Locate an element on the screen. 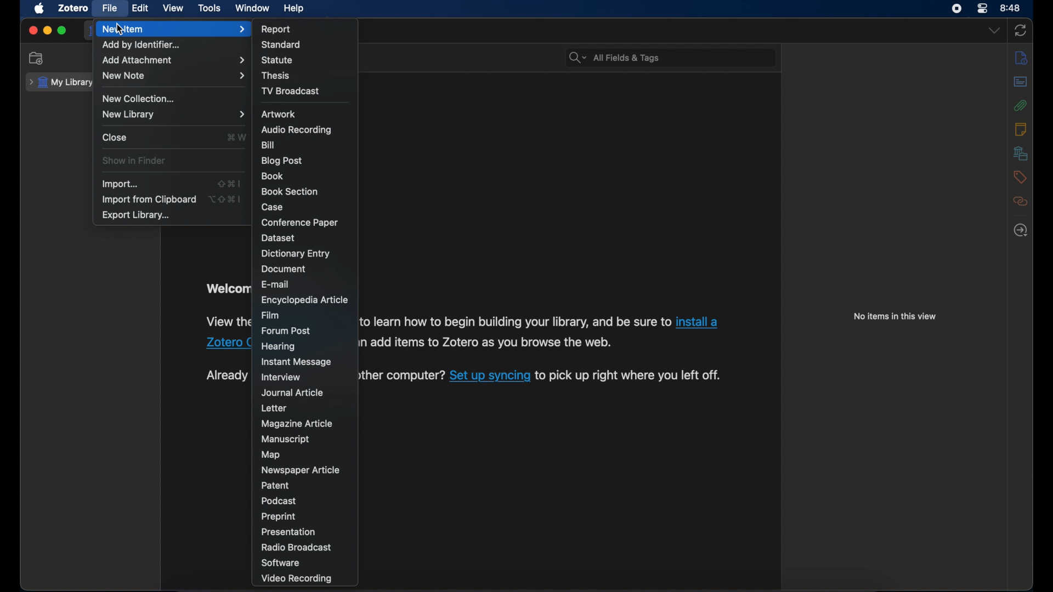  audio recording is located at coordinates (296, 130).